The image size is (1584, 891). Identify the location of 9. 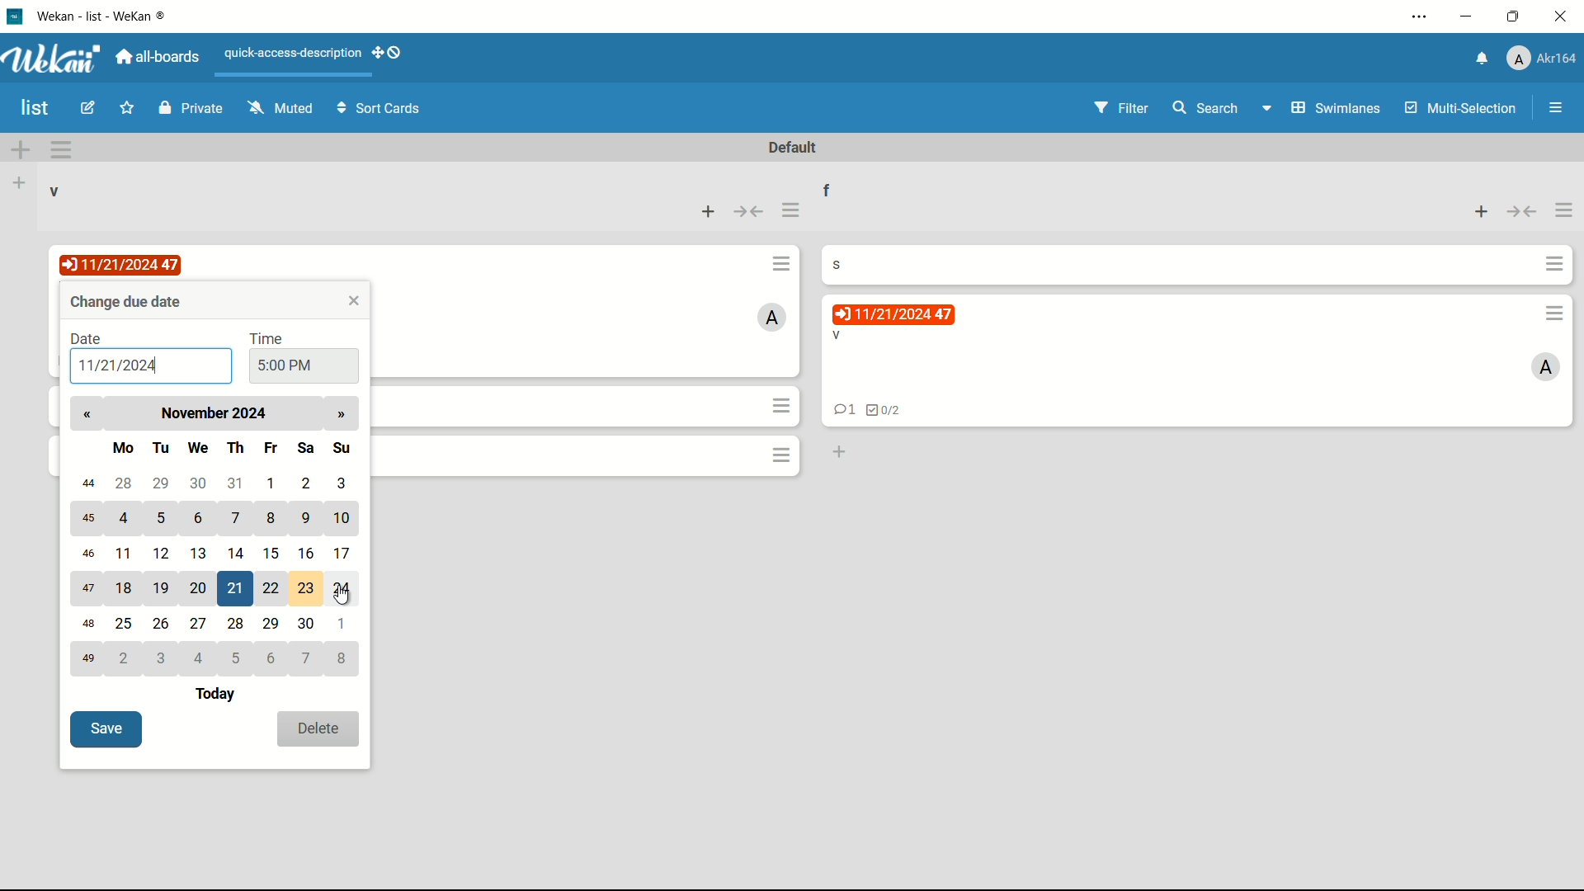
(304, 516).